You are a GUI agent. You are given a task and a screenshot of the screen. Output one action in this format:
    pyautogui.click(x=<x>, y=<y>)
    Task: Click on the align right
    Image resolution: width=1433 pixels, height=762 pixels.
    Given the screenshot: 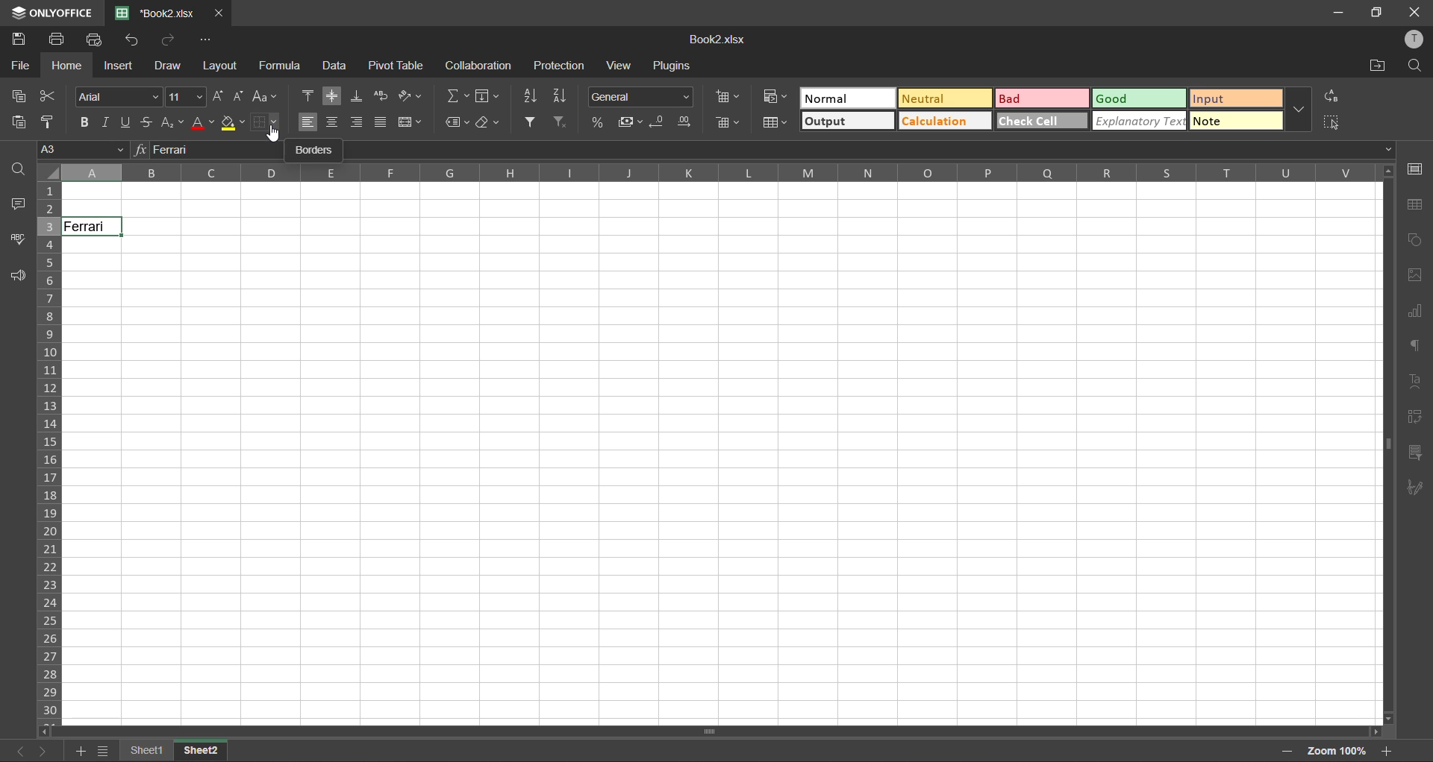 What is the action you would take?
    pyautogui.click(x=358, y=123)
    